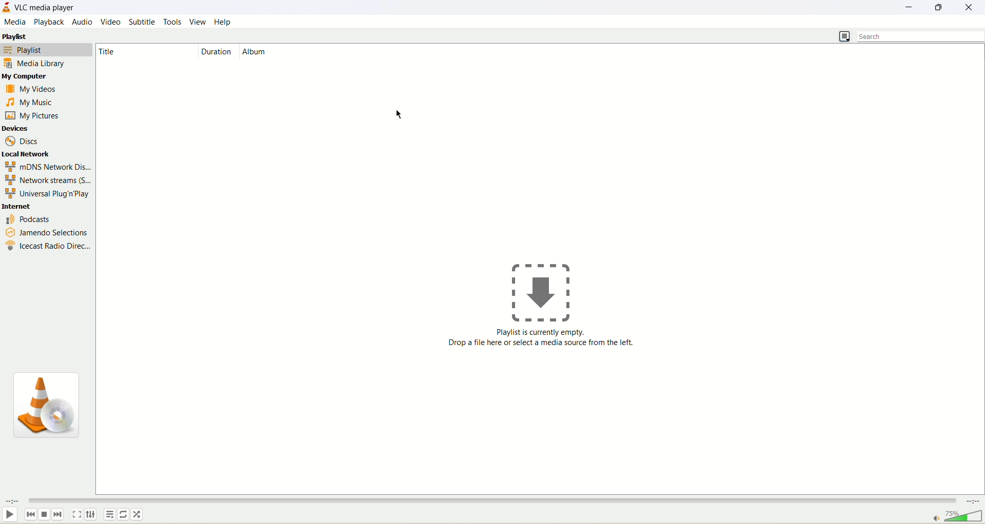  What do you see at coordinates (6, 9) in the screenshot?
I see `logo` at bounding box center [6, 9].